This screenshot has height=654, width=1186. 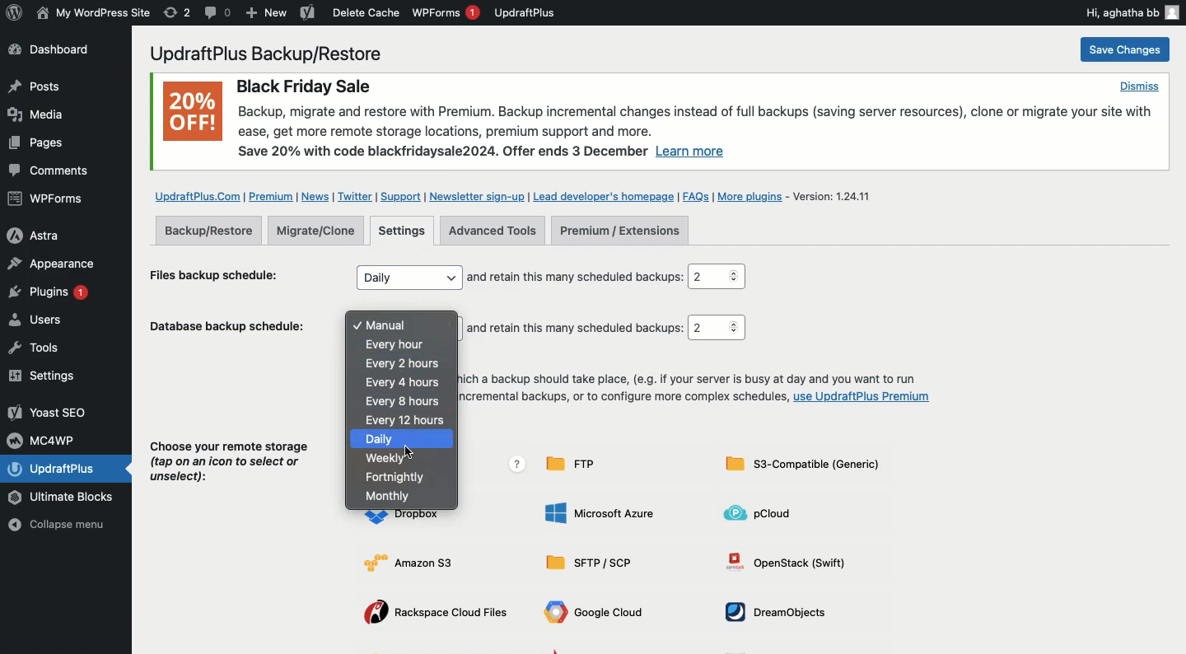 I want to click on Rackspace cloud files, so click(x=440, y=614).